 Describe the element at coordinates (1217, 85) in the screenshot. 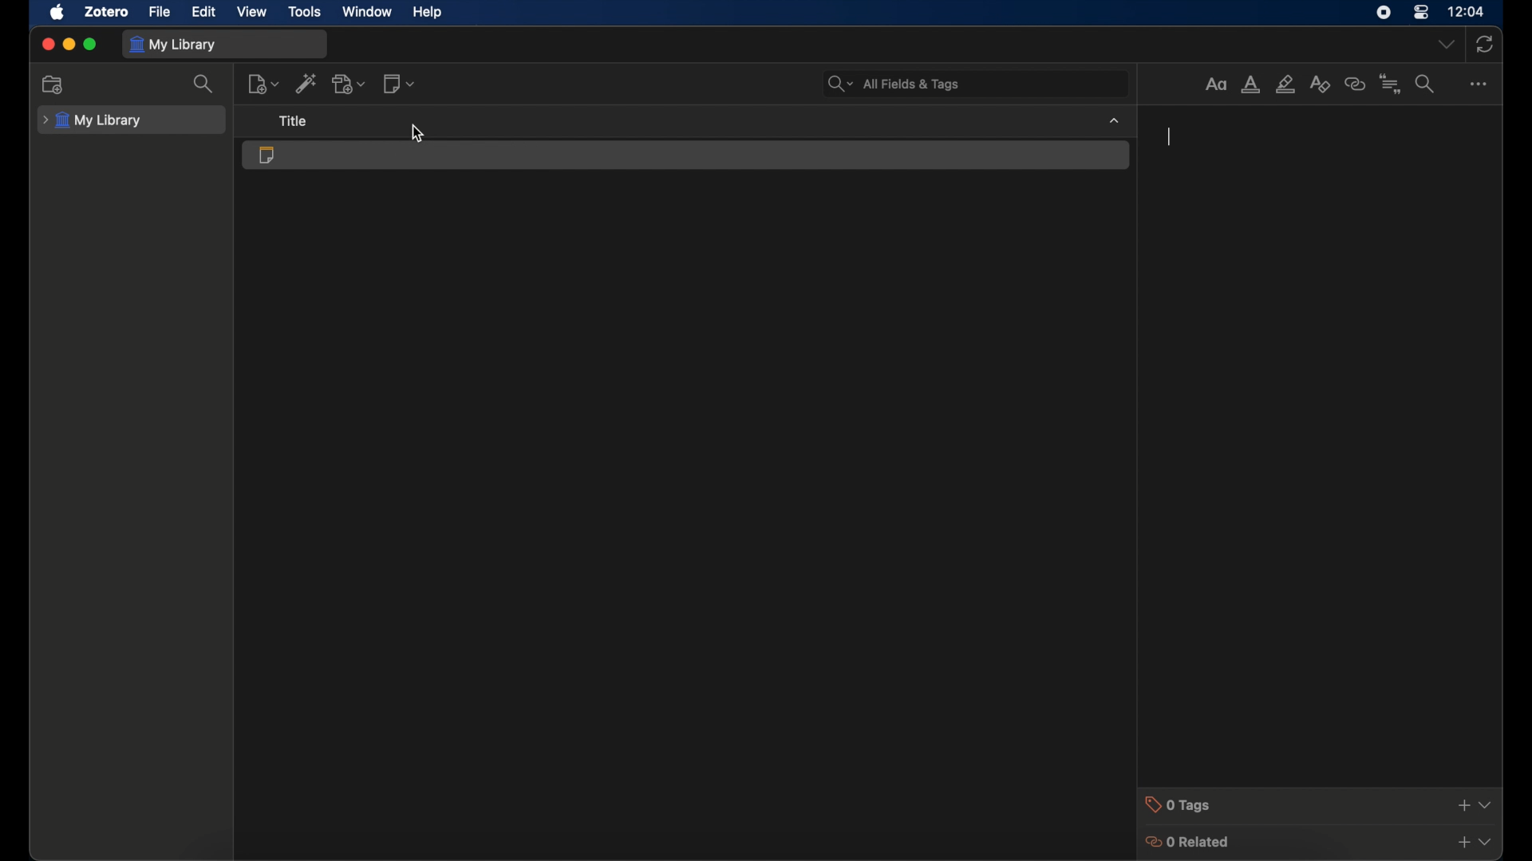

I see `format text` at that location.